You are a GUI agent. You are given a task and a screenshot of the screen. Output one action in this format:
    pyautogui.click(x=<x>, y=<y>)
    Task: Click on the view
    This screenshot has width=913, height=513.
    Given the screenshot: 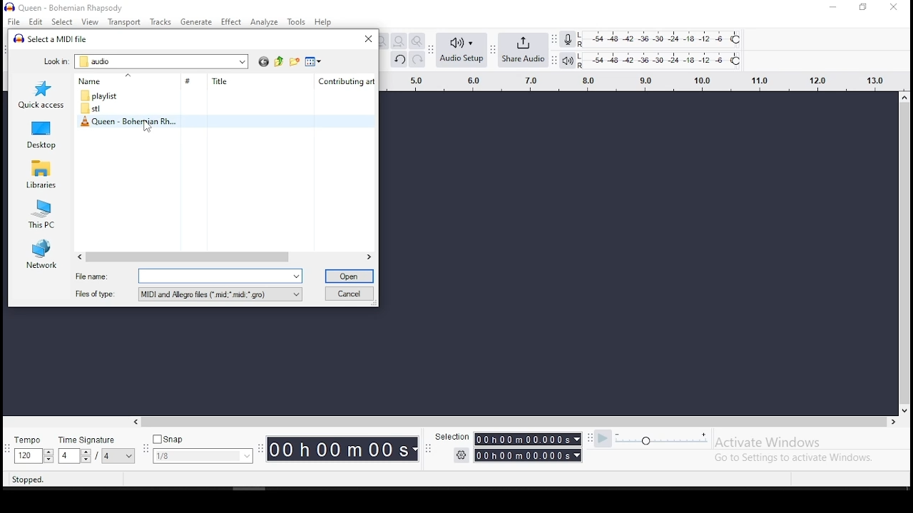 What is the action you would take?
    pyautogui.click(x=91, y=22)
    